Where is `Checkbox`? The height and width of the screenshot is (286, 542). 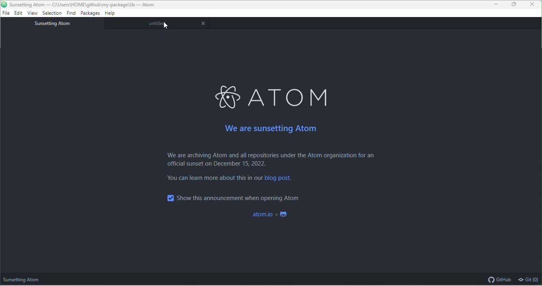
Checkbox is located at coordinates (169, 198).